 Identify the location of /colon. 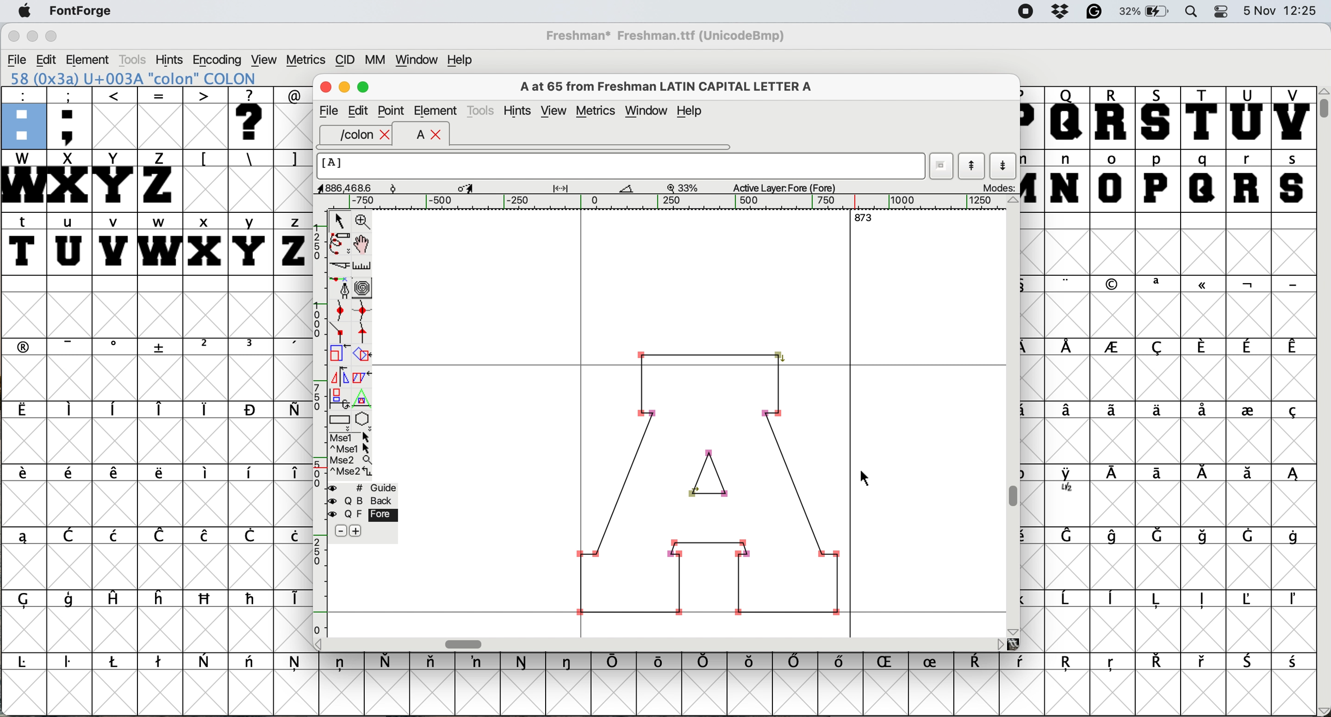
(349, 135).